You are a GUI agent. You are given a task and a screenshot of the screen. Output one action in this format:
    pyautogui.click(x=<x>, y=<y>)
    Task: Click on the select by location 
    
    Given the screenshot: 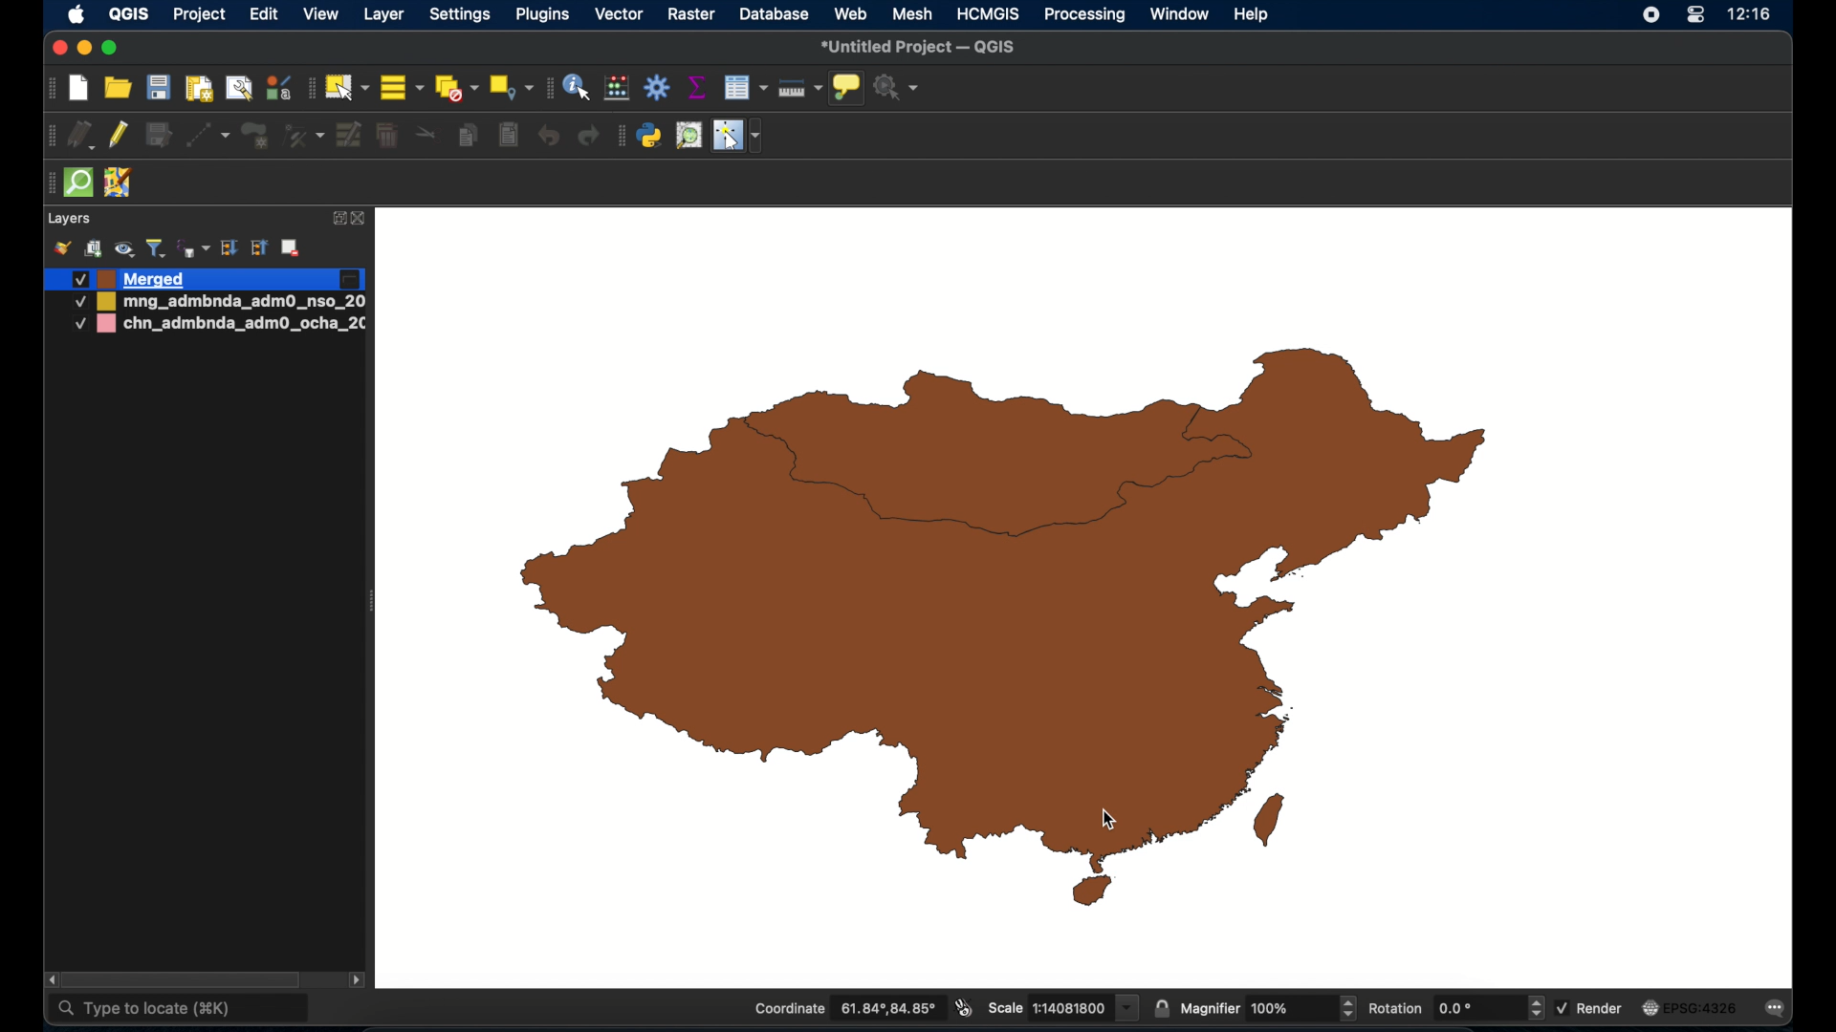 What is the action you would take?
    pyautogui.click(x=511, y=86)
    